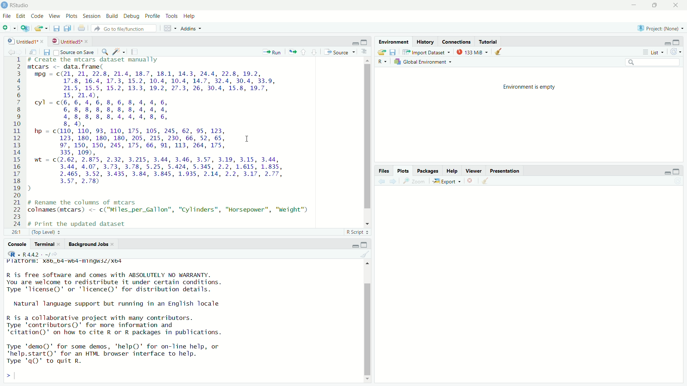 The height and width of the screenshot is (386, 687). I want to click on maximise, so click(366, 244).